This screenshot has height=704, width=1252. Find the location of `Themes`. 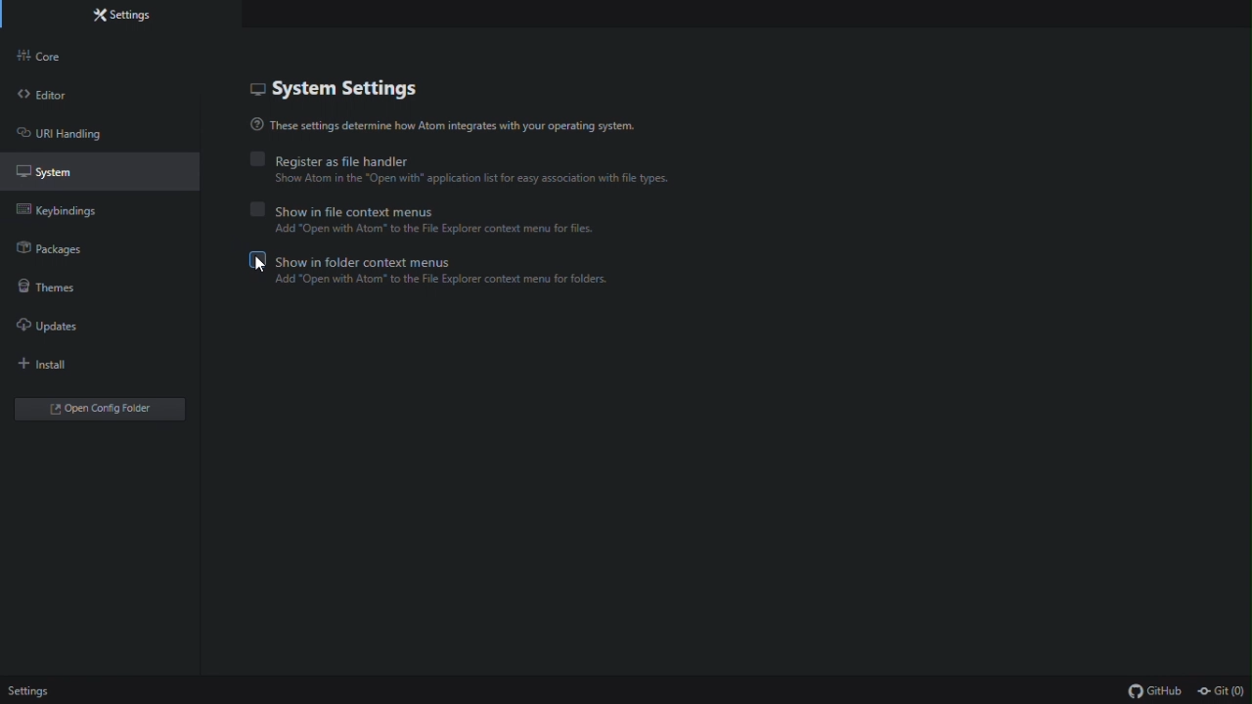

Themes is located at coordinates (104, 286).